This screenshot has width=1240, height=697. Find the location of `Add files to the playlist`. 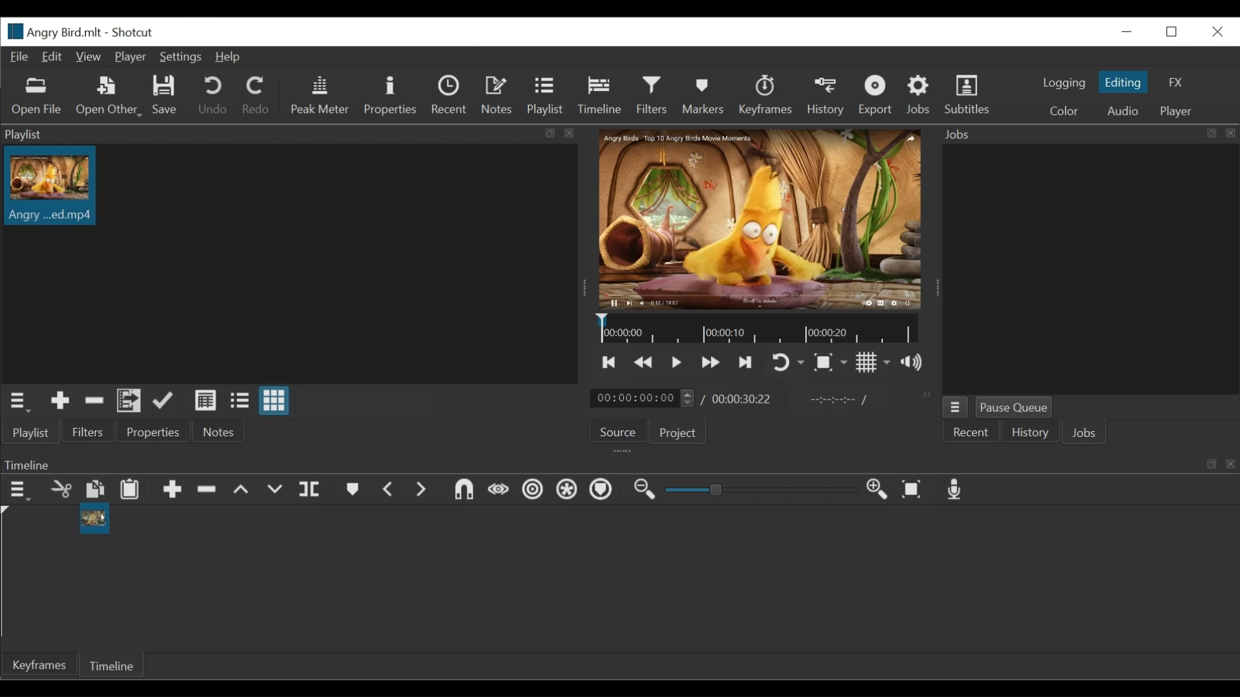

Add files to the playlist is located at coordinates (129, 401).